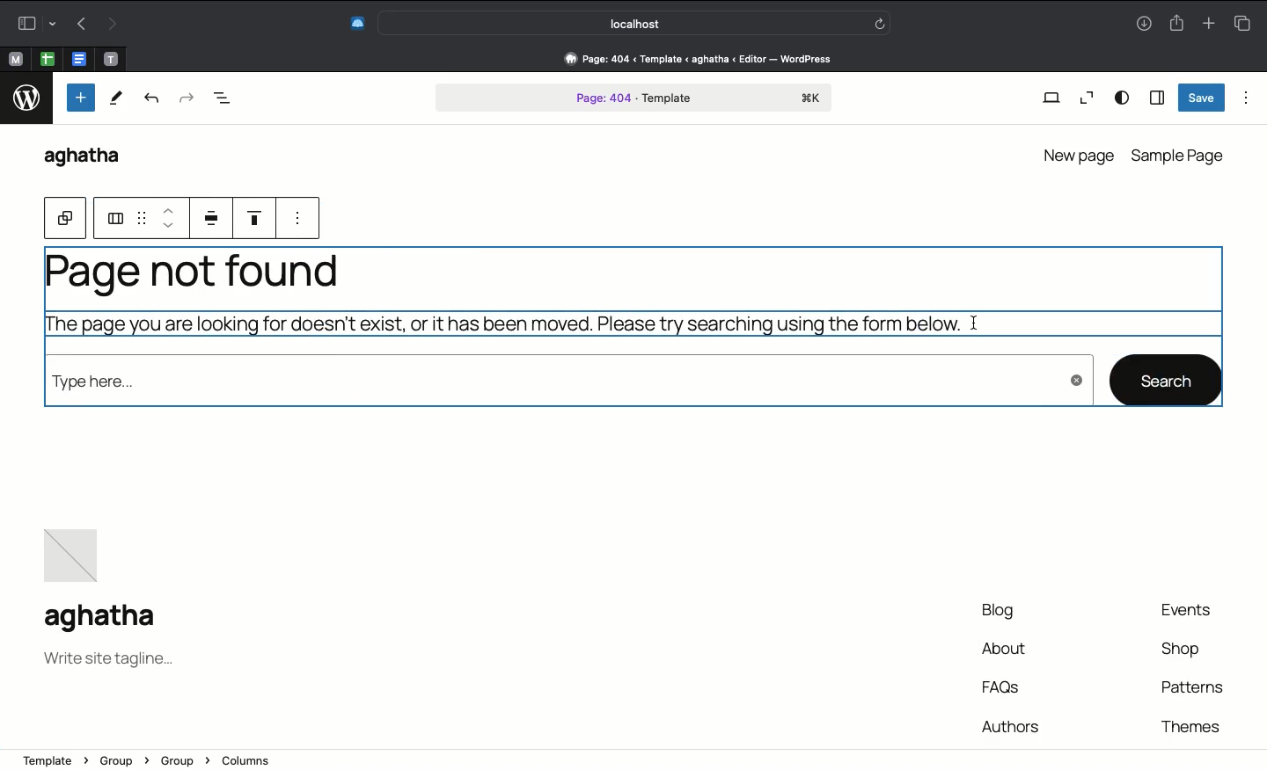 The width and height of the screenshot is (1267, 770). I want to click on Sample page, so click(1180, 156).